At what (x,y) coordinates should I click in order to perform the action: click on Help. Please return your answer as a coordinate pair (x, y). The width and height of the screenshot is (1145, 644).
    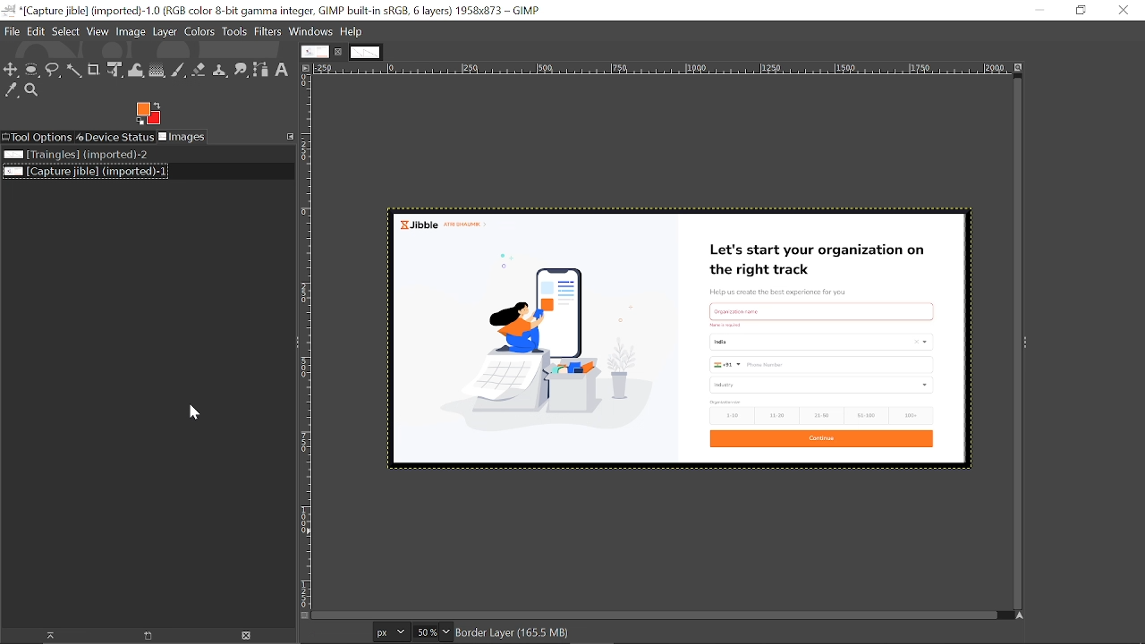
    Looking at the image, I should click on (352, 31).